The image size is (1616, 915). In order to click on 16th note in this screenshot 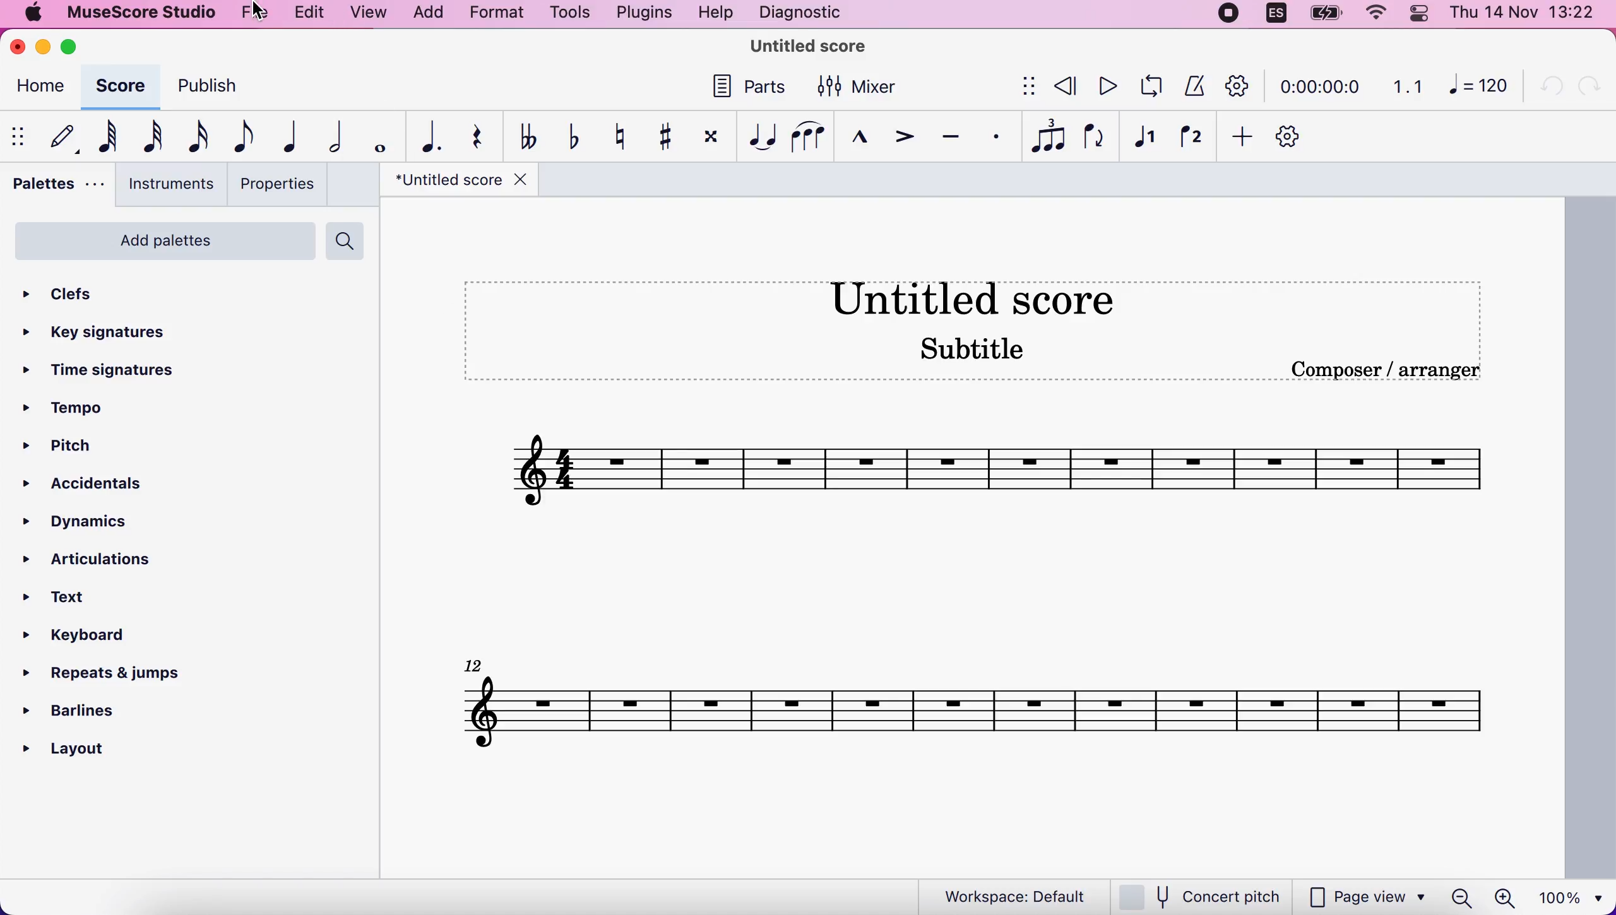, I will do `click(194, 138)`.